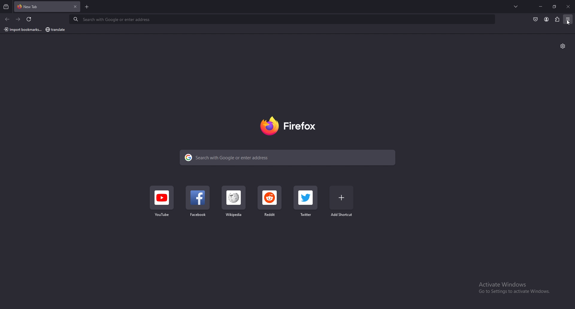  What do you see at coordinates (22, 29) in the screenshot?
I see `import bookmark` at bounding box center [22, 29].